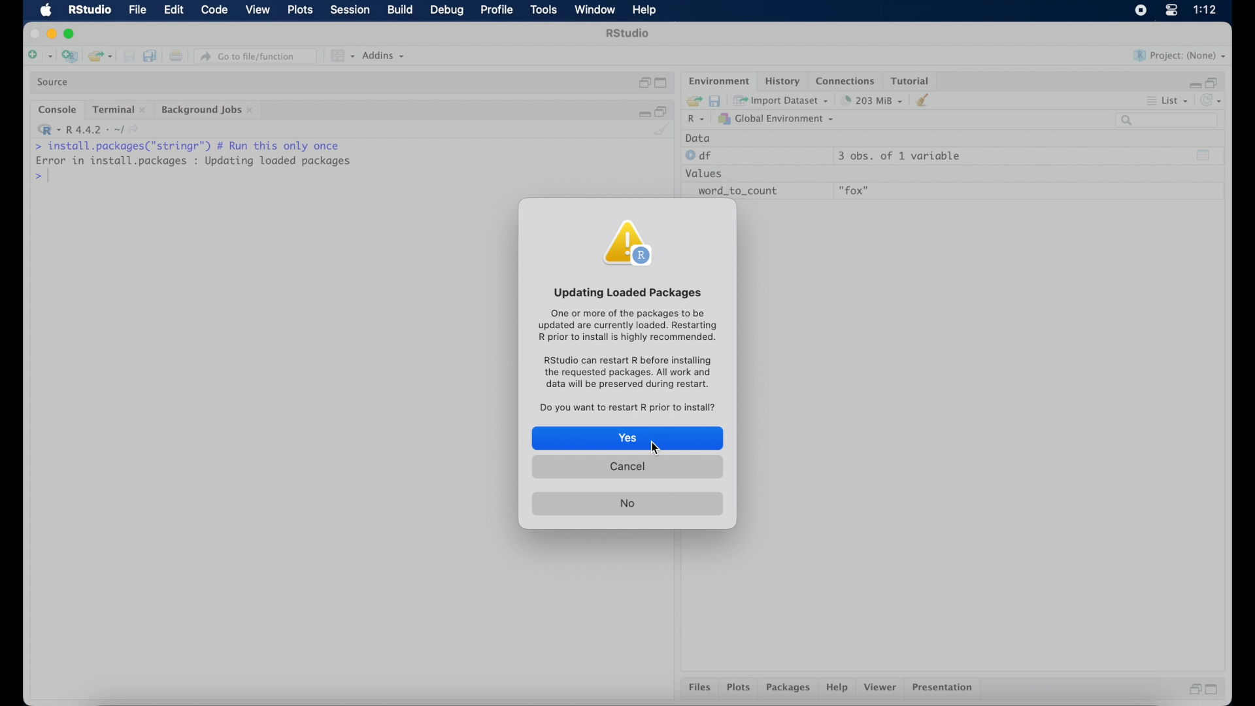 This screenshot has height=706, width=1255. Describe the element at coordinates (89, 10) in the screenshot. I see `R Studio` at that location.